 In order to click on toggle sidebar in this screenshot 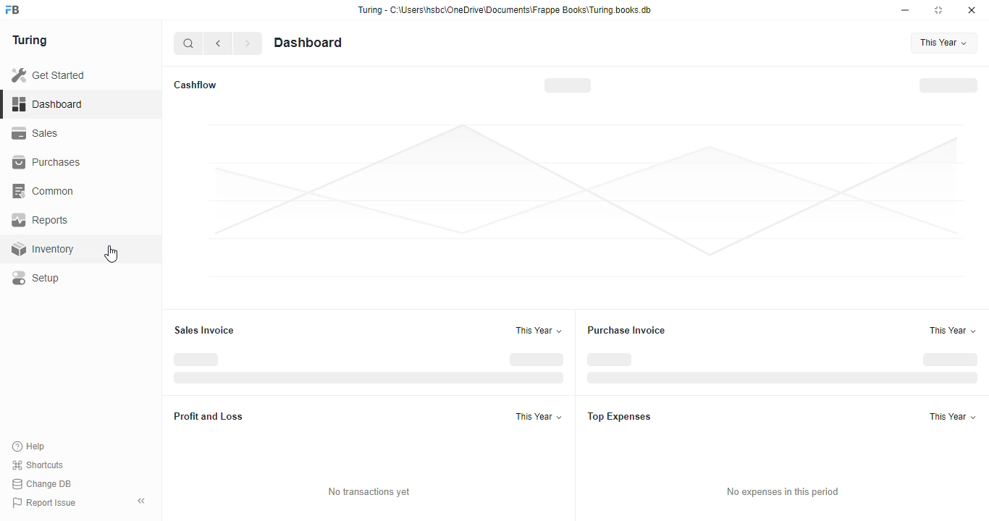, I will do `click(142, 501)`.